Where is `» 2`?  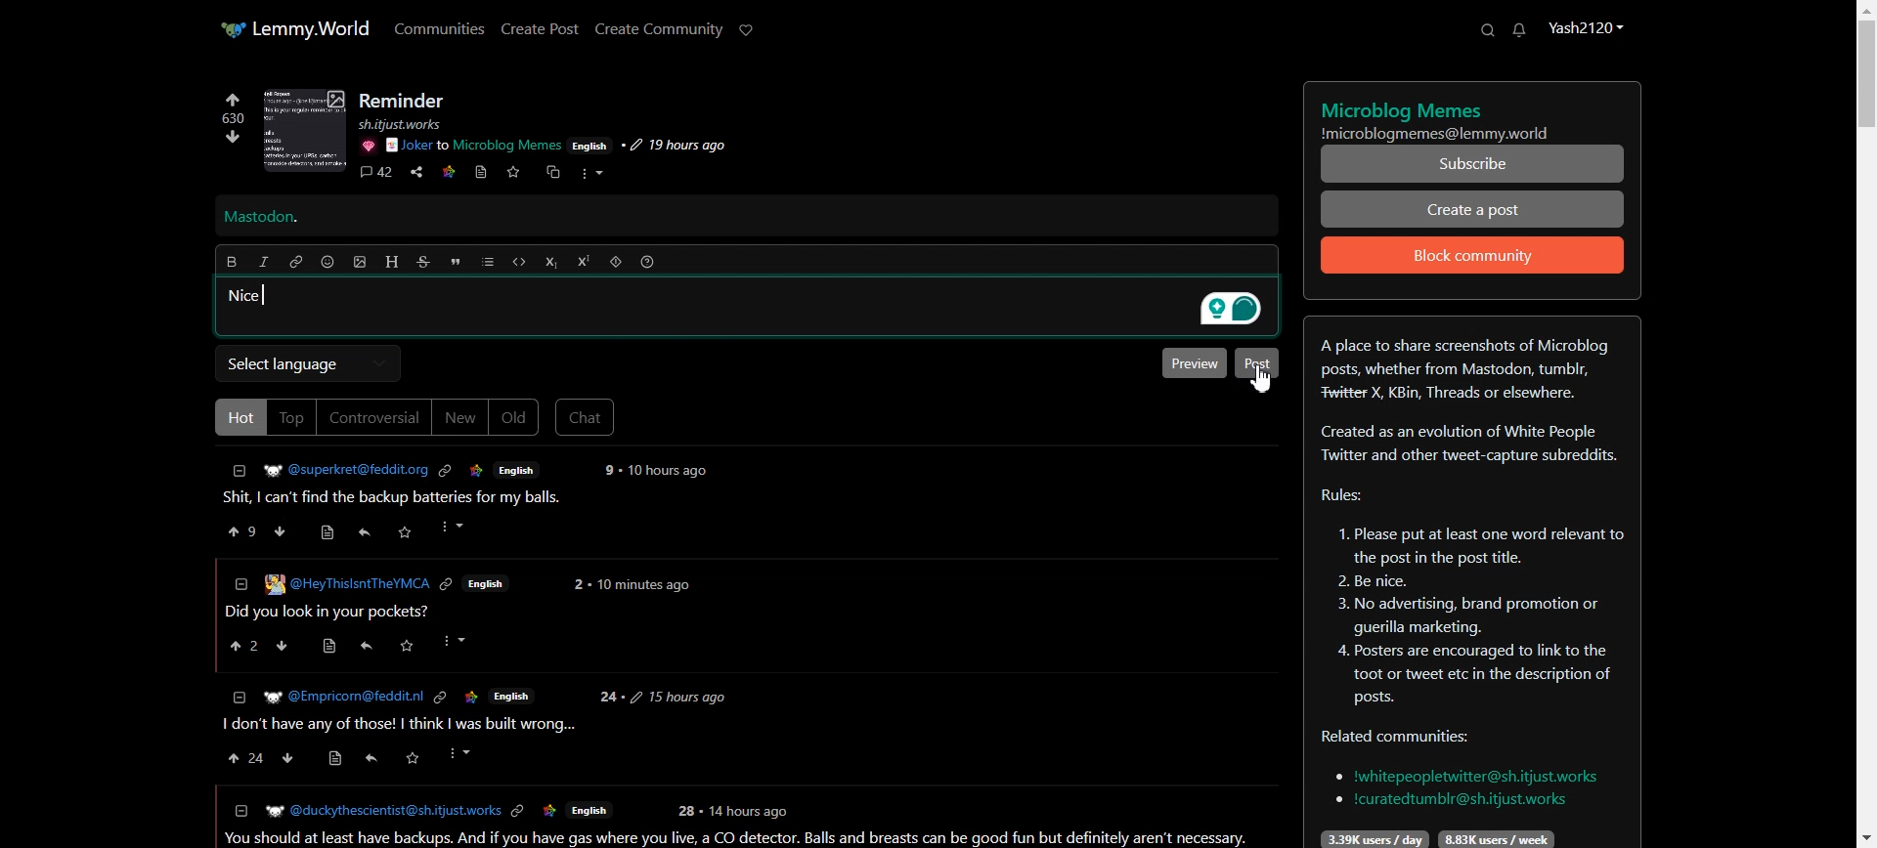
» 2 is located at coordinates (240, 648).